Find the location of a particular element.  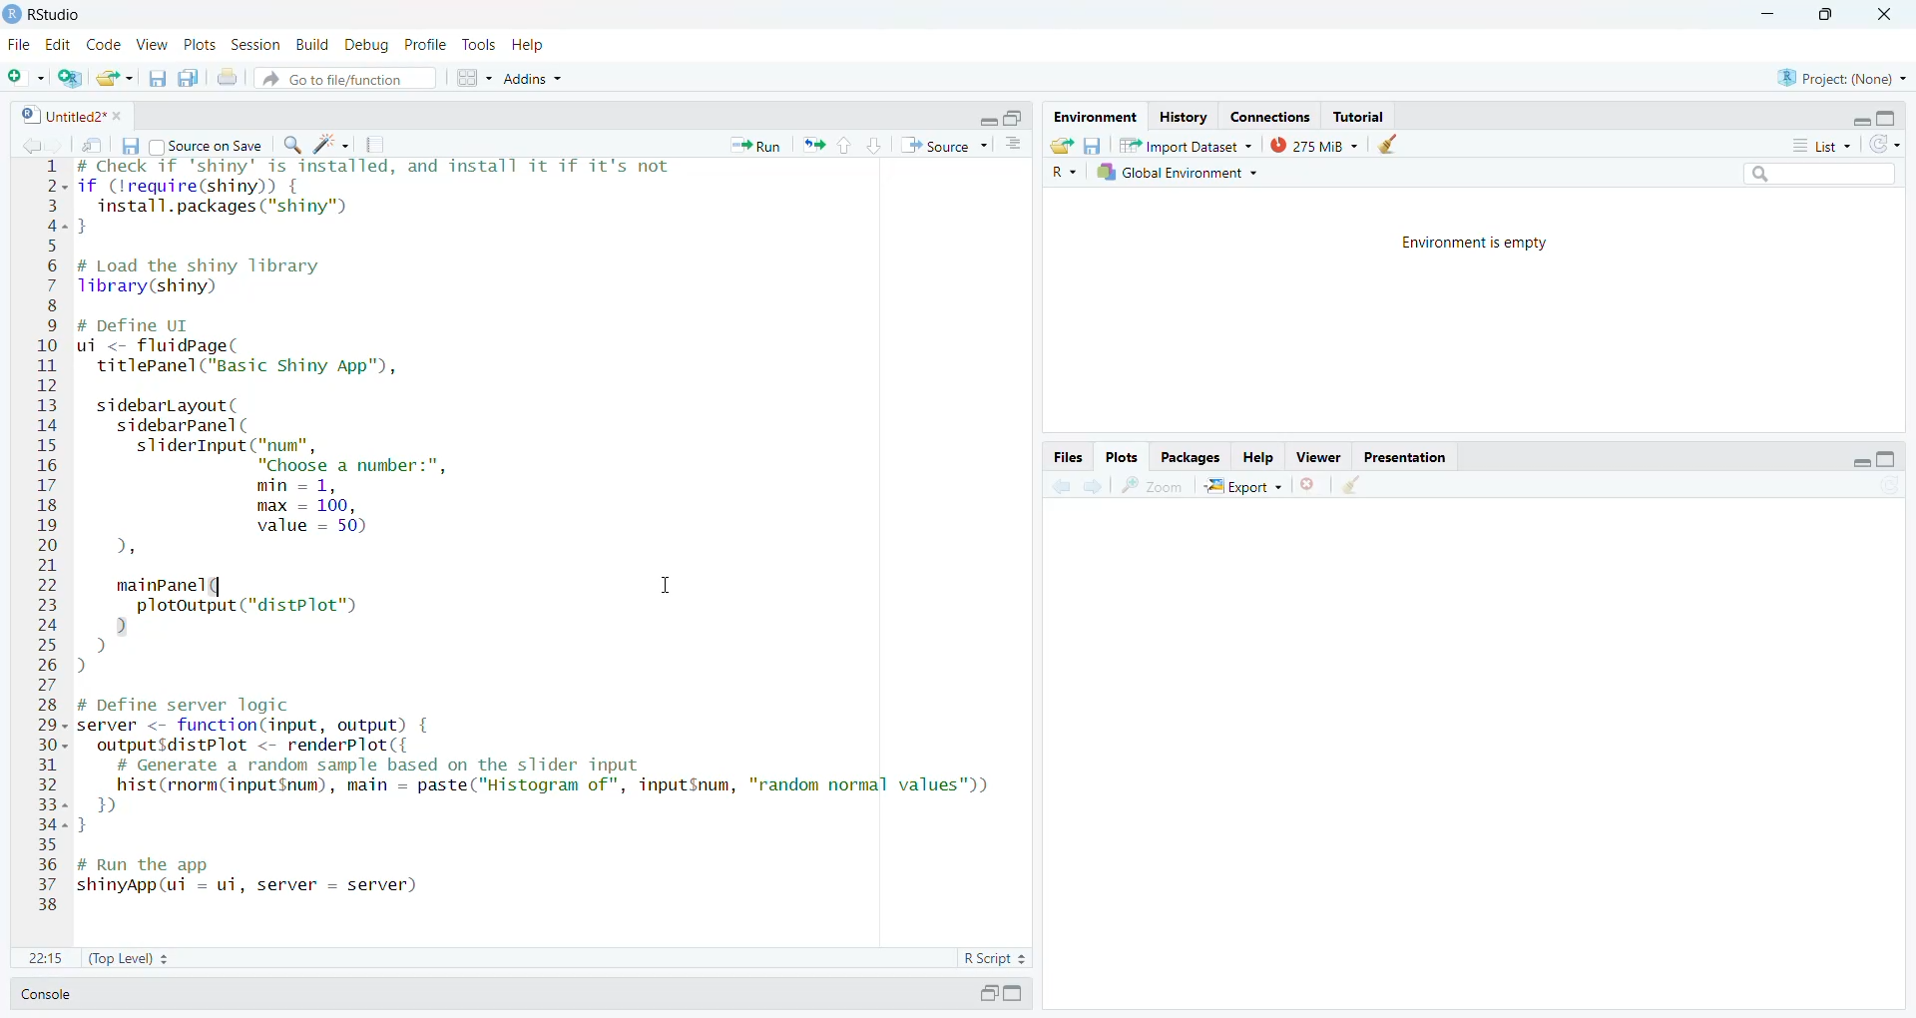

up is located at coordinates (846, 146).